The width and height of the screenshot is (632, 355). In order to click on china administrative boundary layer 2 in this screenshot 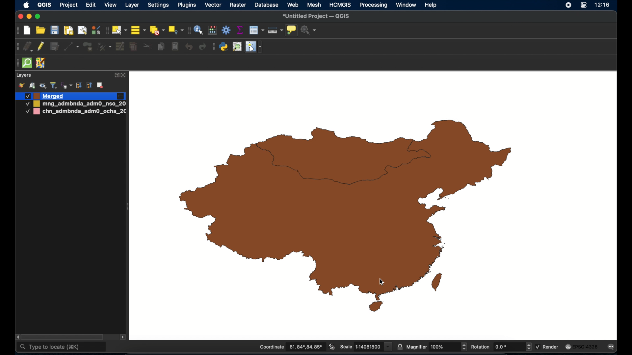, I will do `click(77, 112)`.